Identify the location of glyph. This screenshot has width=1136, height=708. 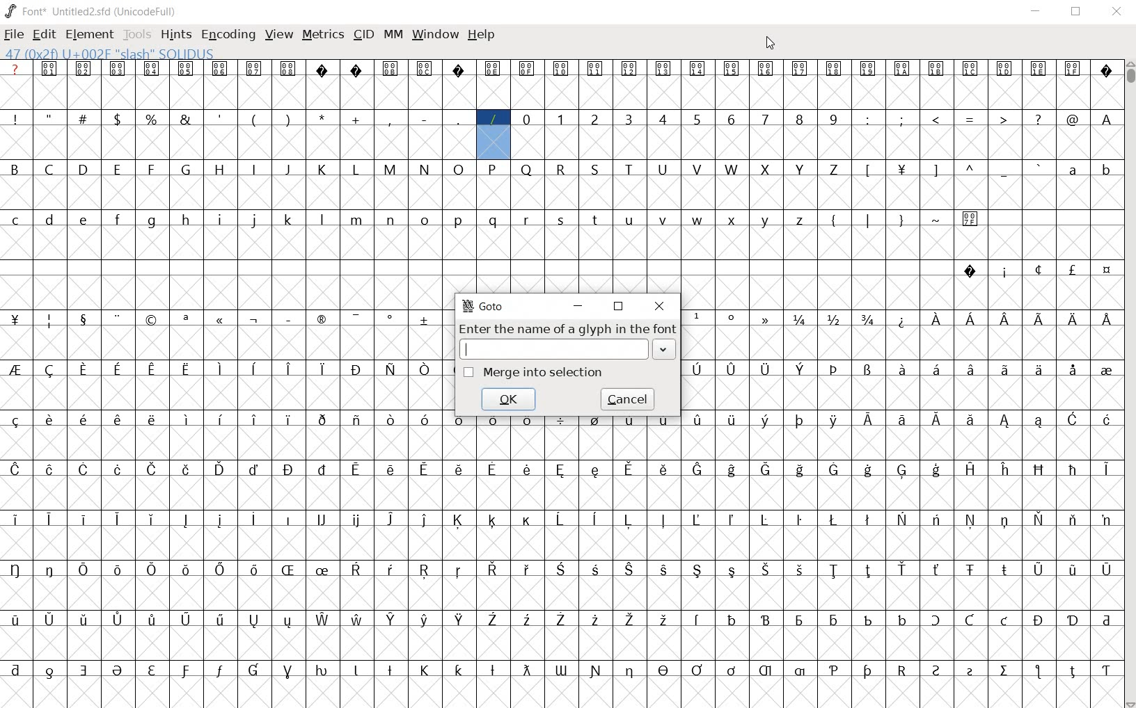
(118, 620).